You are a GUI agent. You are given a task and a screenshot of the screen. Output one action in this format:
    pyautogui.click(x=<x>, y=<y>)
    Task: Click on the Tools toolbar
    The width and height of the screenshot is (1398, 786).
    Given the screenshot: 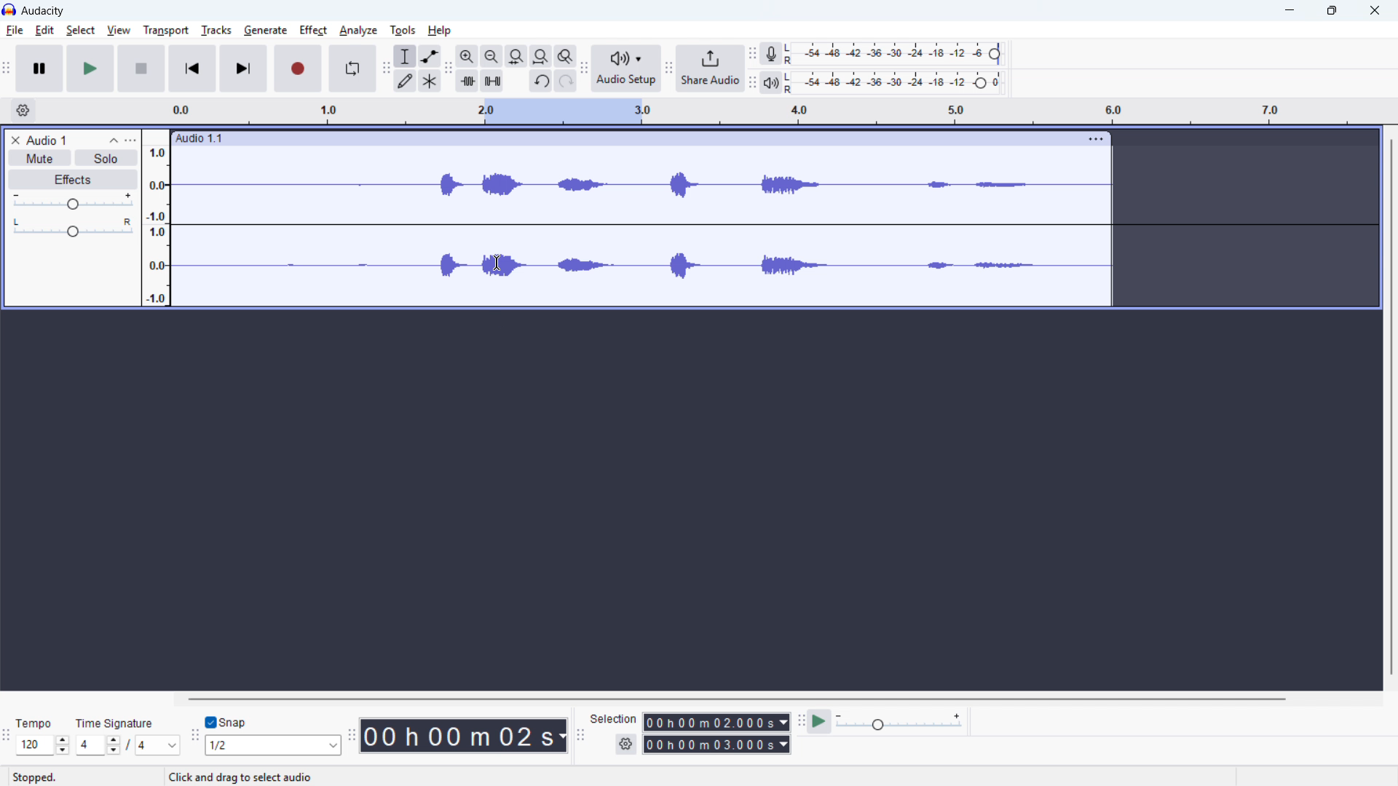 What is the action you would take?
    pyautogui.click(x=387, y=69)
    